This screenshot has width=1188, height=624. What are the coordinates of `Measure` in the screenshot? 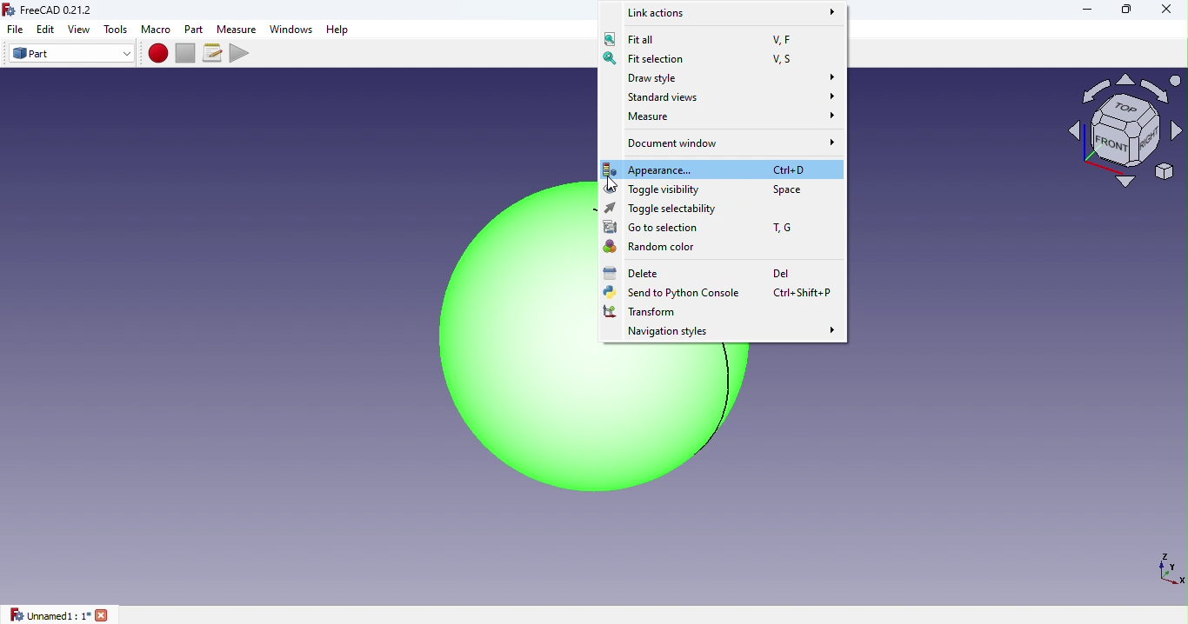 It's located at (723, 119).